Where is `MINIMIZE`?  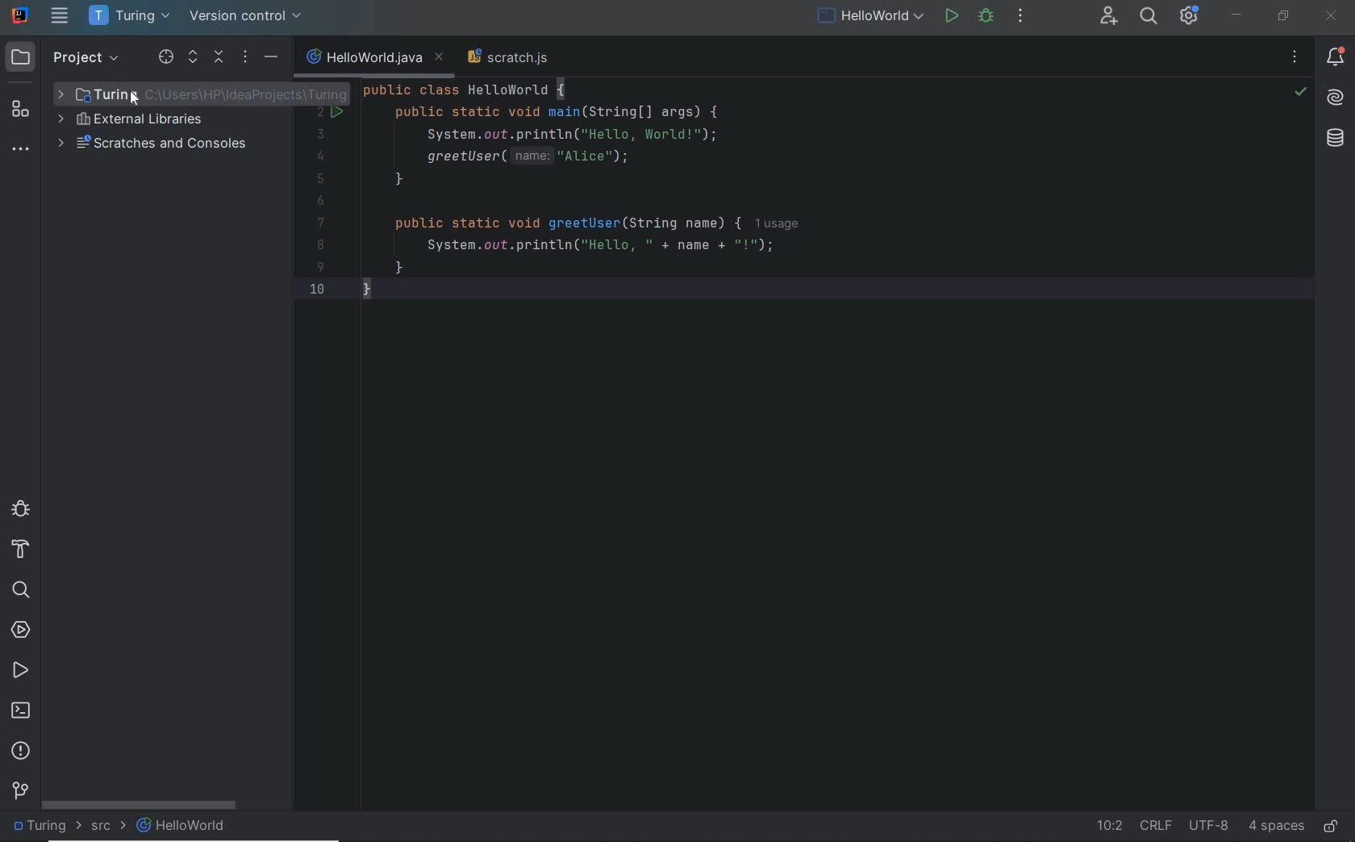
MINIMIZE is located at coordinates (1238, 15).